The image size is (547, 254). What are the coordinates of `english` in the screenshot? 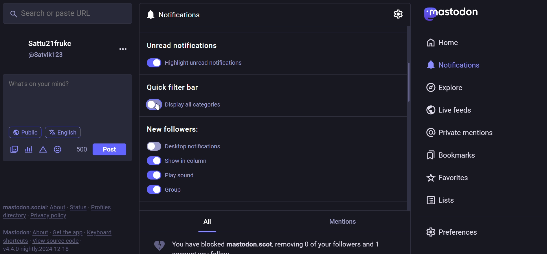 It's located at (63, 132).